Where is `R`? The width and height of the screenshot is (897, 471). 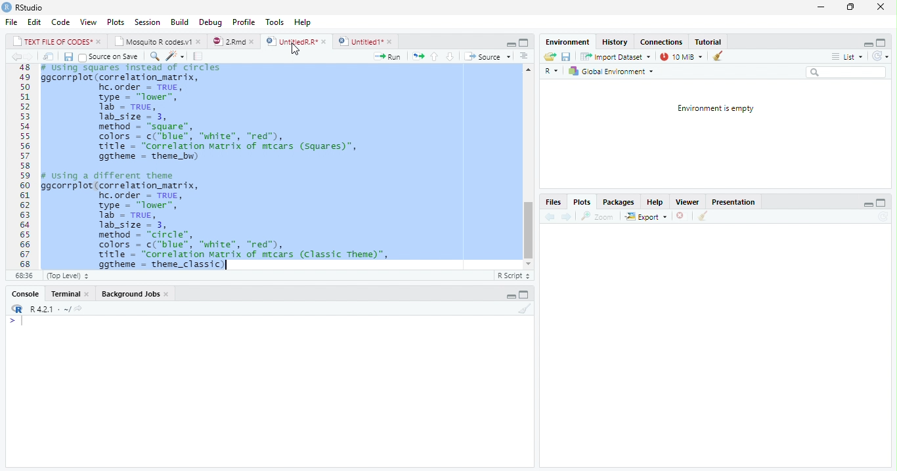 R is located at coordinates (550, 70).